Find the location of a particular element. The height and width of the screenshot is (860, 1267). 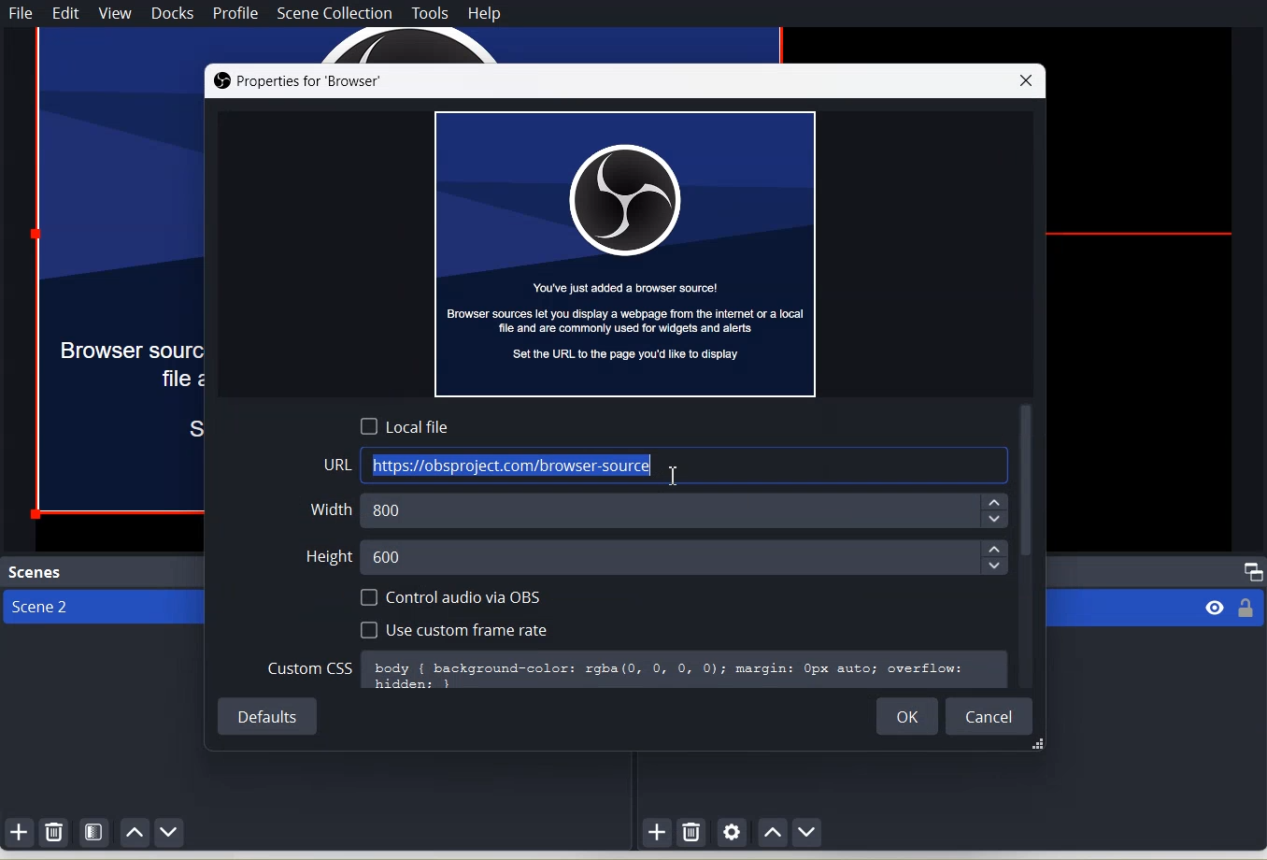

Add Scene is located at coordinates (19, 831).